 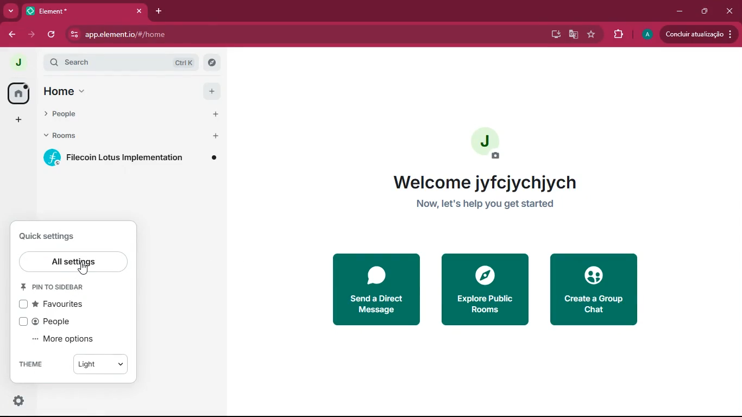 I want to click on close, so click(x=139, y=11).